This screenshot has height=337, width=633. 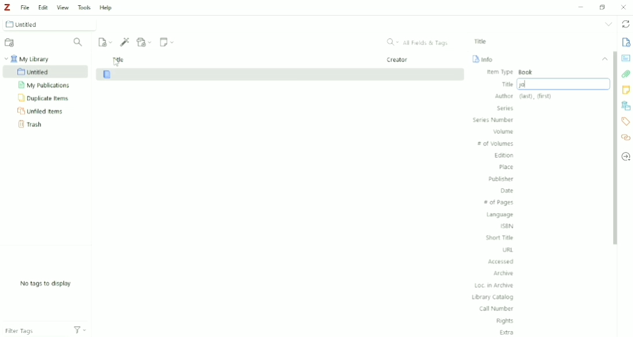 I want to click on Item Type, so click(x=511, y=72).